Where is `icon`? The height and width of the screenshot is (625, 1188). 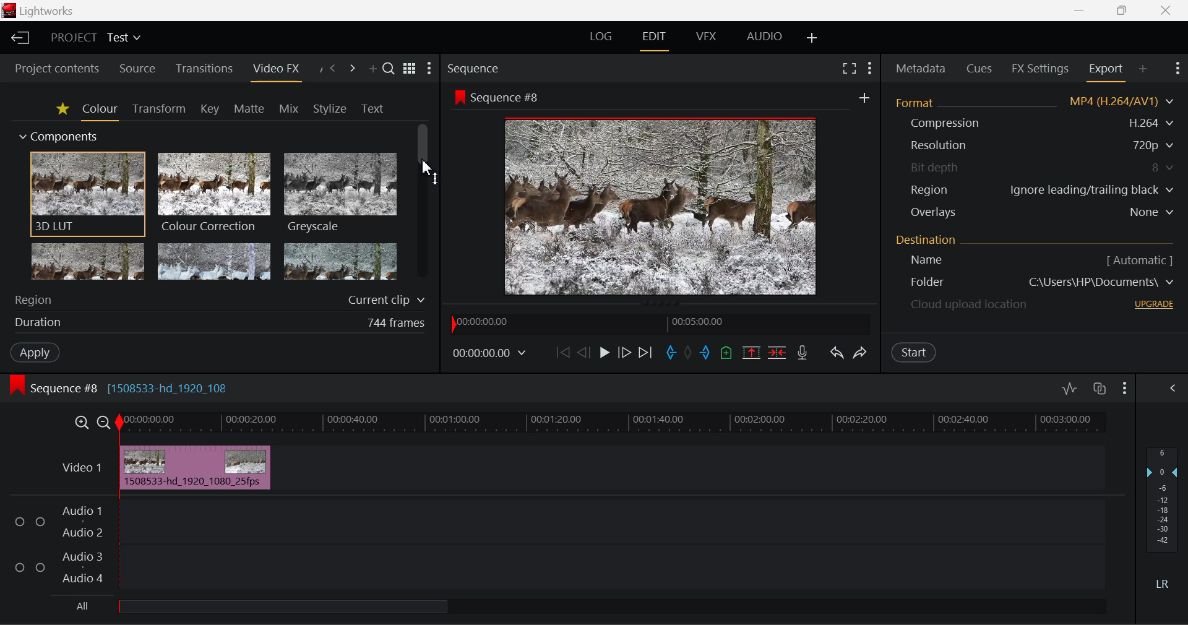
icon is located at coordinates (459, 97).